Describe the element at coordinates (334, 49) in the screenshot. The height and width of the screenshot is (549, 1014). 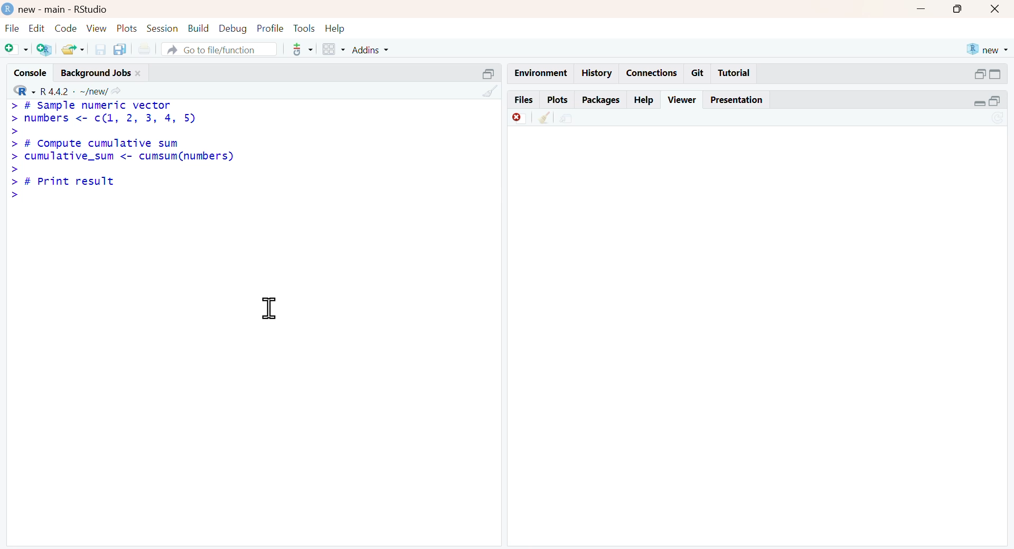
I see `grid` at that location.